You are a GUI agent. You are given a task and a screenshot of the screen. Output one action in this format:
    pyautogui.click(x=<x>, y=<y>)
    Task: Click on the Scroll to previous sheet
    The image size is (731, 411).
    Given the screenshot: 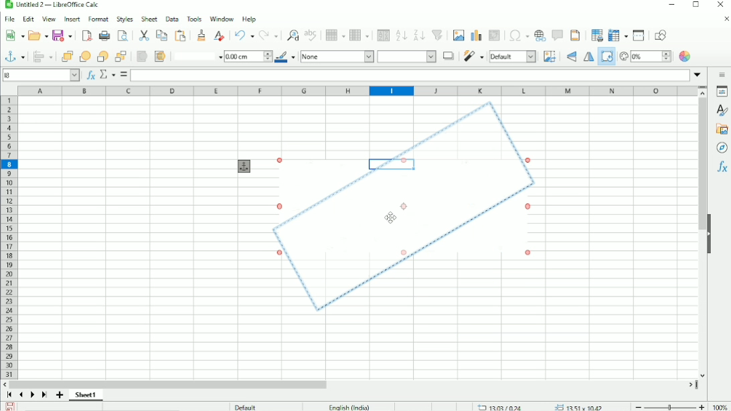 What is the action you would take?
    pyautogui.click(x=20, y=395)
    